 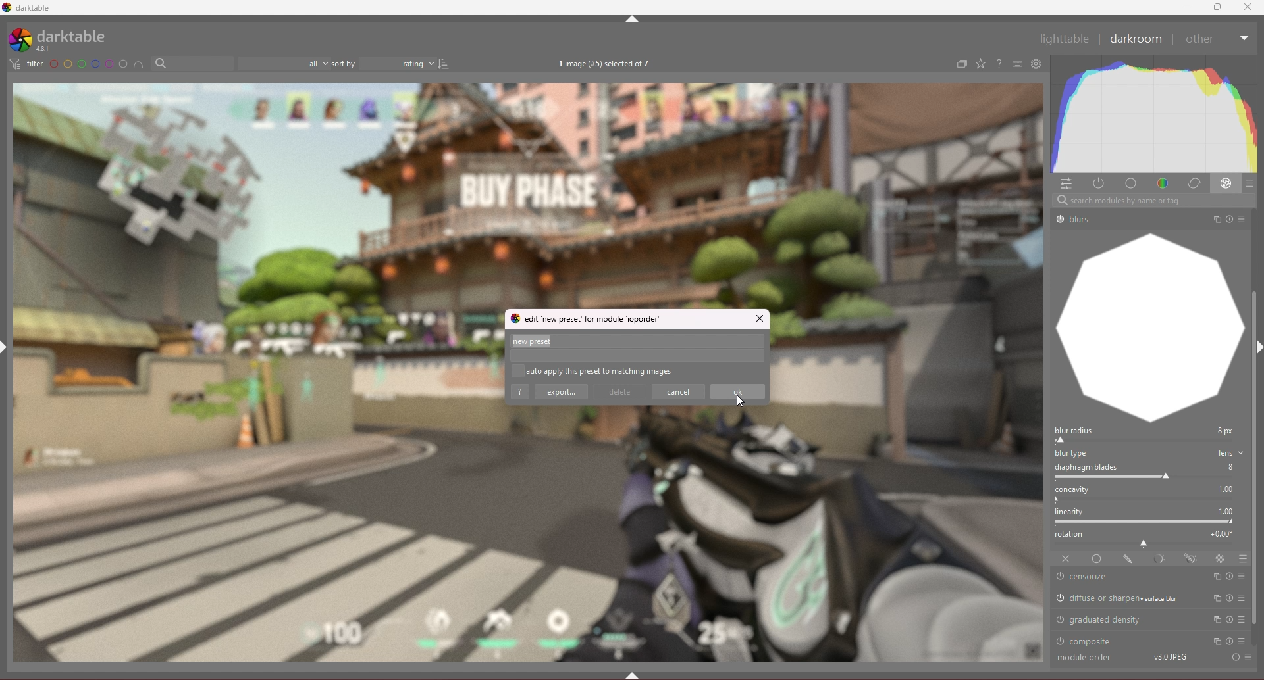 I want to click on resize, so click(x=1217, y=7).